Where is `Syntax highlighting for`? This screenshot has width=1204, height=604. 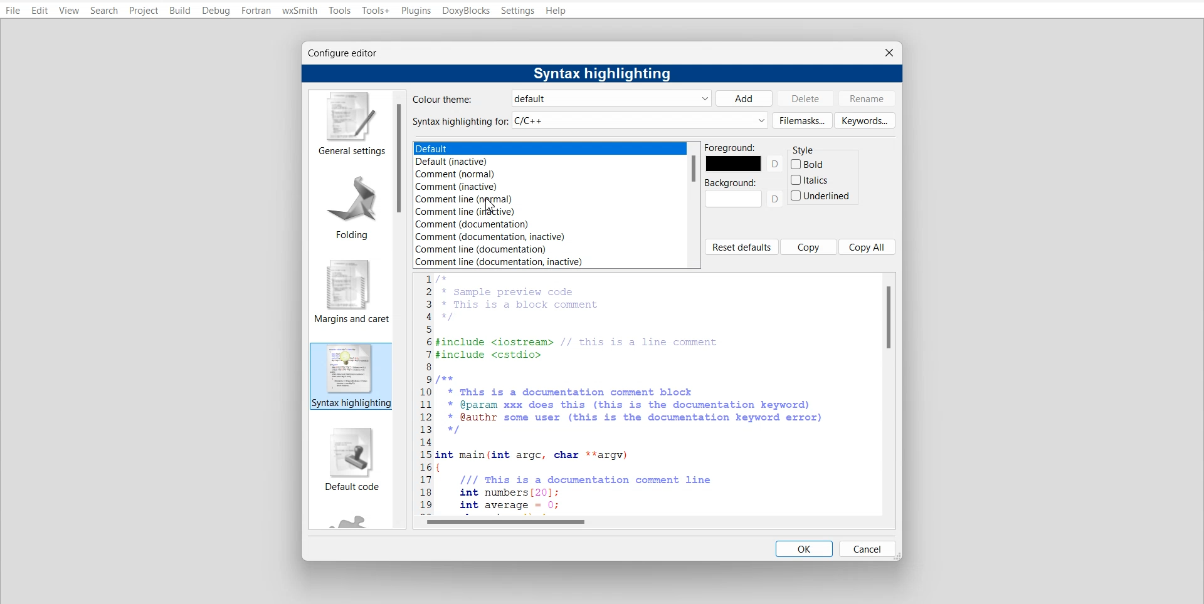
Syntax highlighting for is located at coordinates (589, 120).